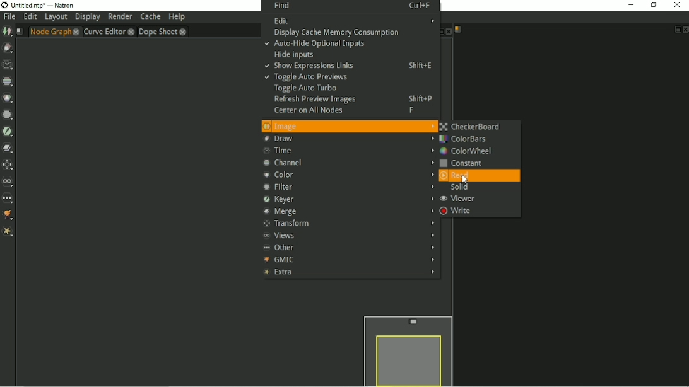  Describe the element at coordinates (9, 216) in the screenshot. I see `GMIC` at that location.